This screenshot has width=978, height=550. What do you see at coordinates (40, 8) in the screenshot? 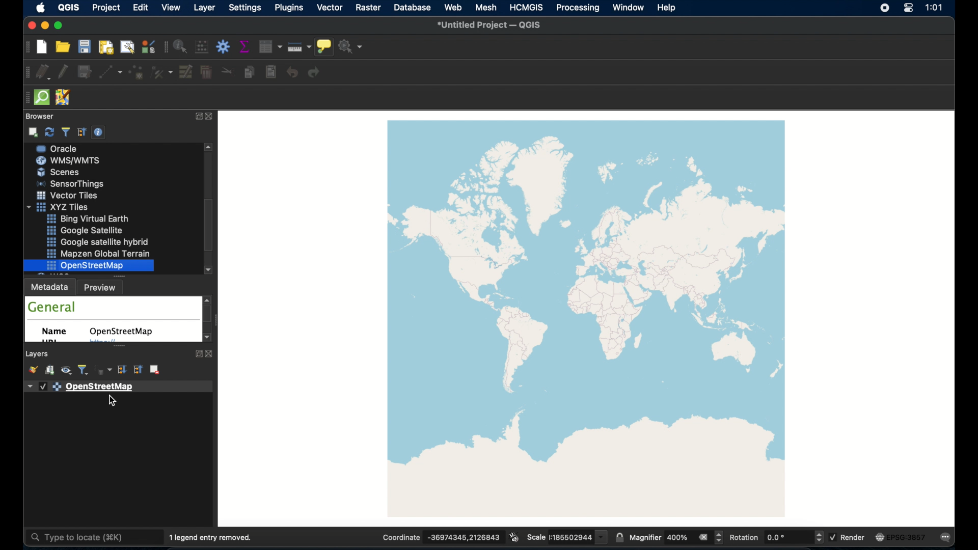
I see `apple icon` at bounding box center [40, 8].